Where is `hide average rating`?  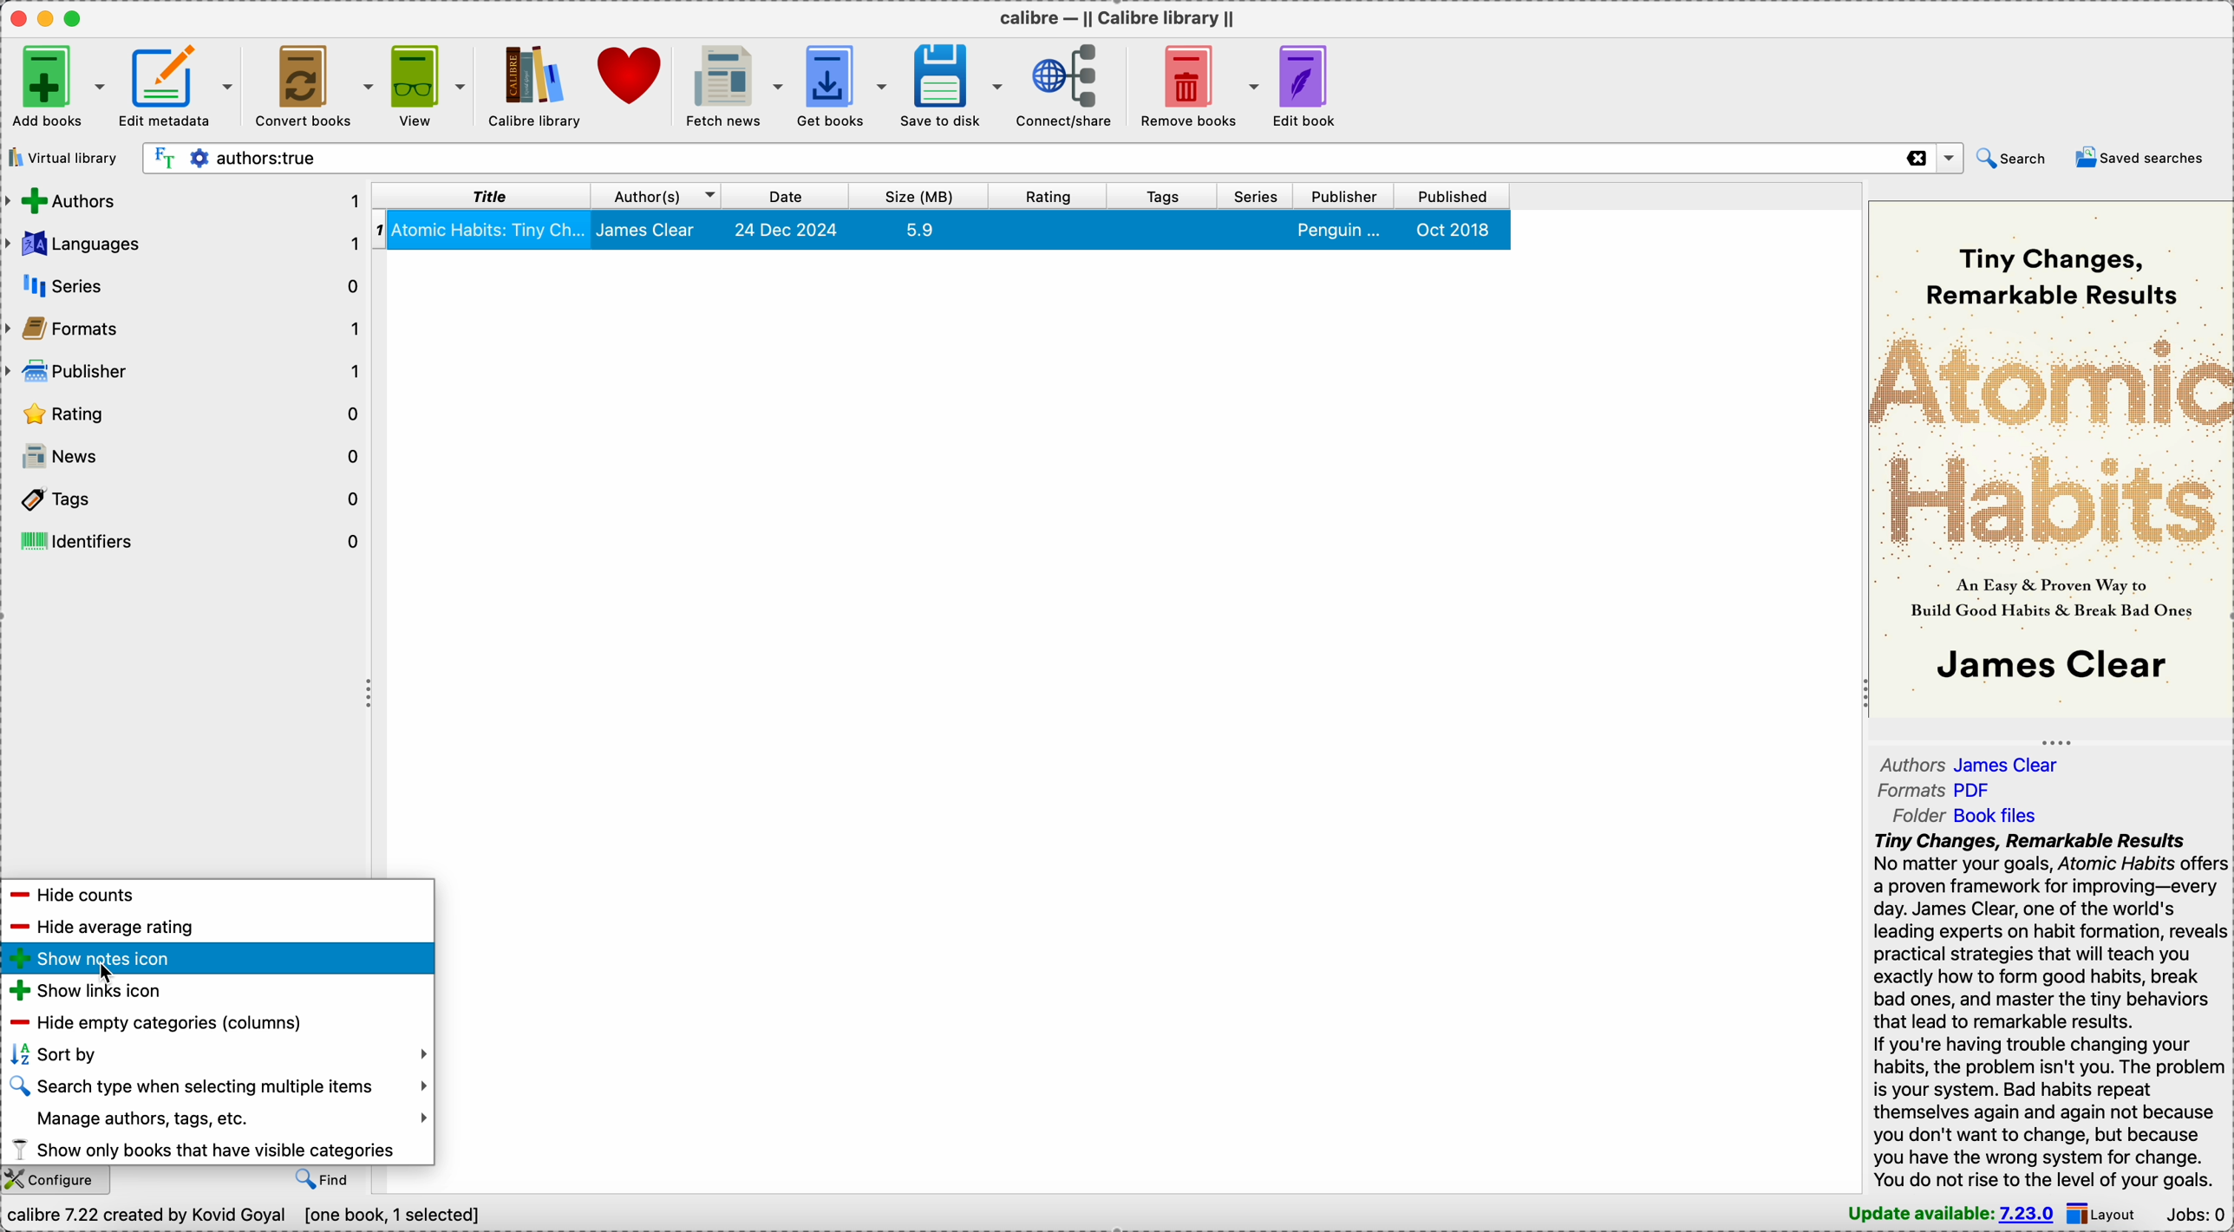
hide average rating is located at coordinates (105, 926).